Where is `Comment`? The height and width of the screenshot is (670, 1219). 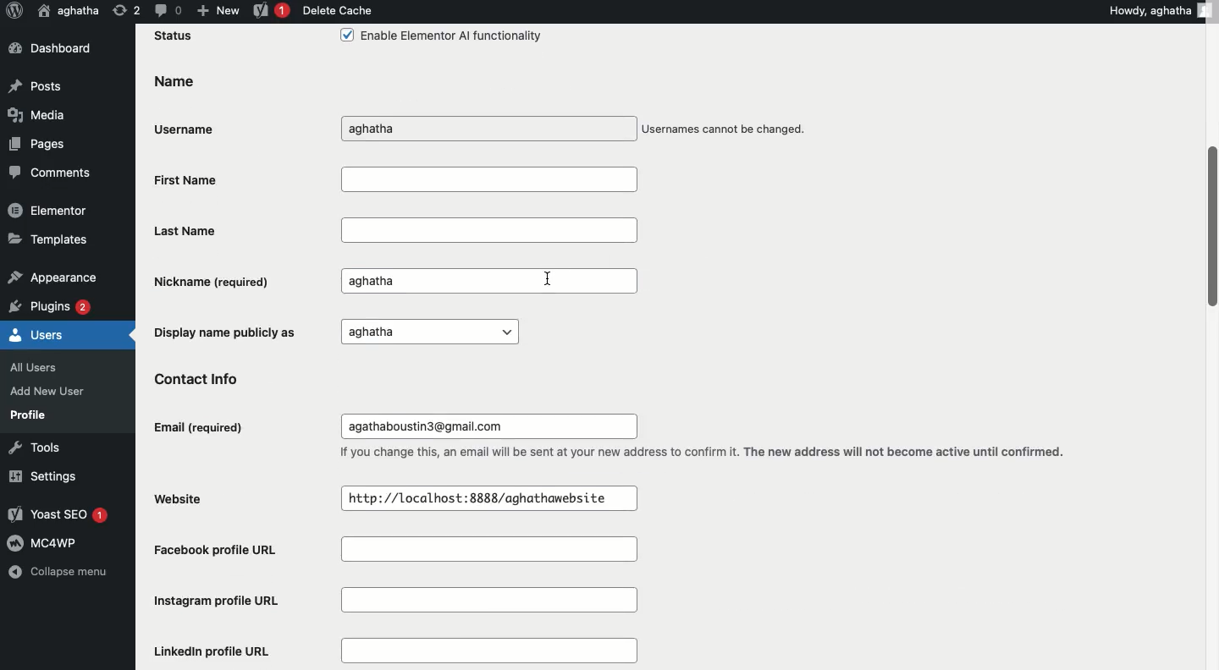
Comment is located at coordinates (167, 9).